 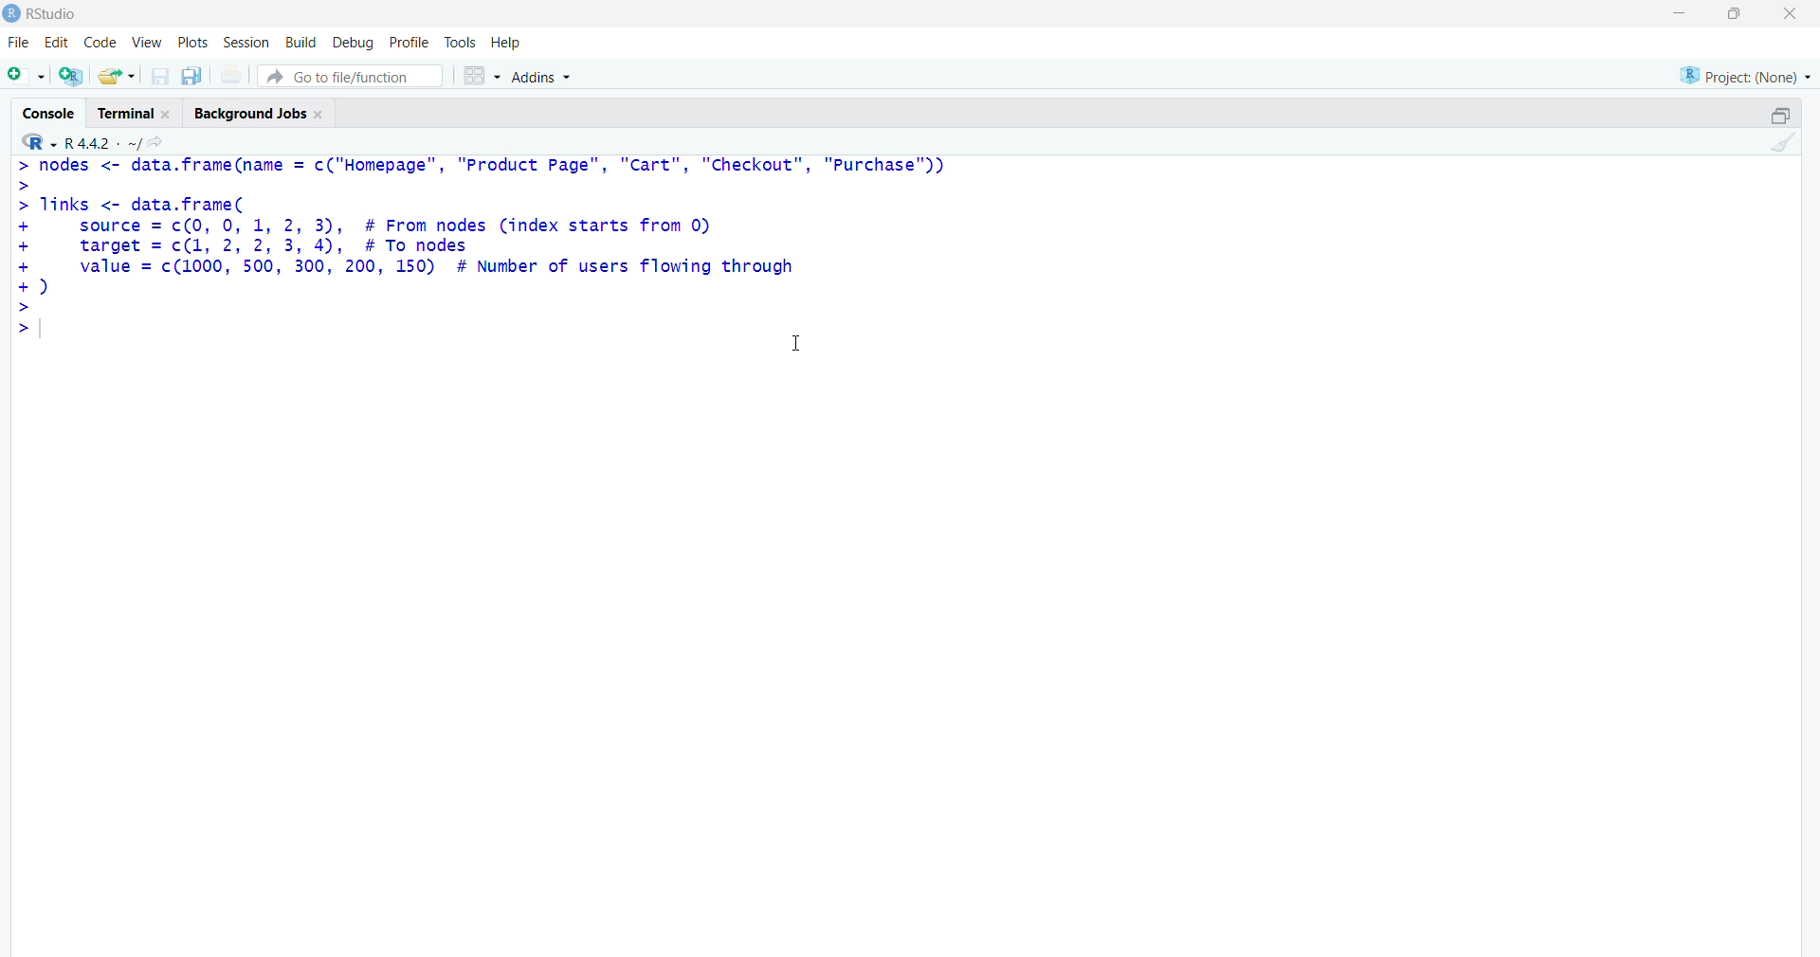 I want to click on file, so click(x=233, y=75).